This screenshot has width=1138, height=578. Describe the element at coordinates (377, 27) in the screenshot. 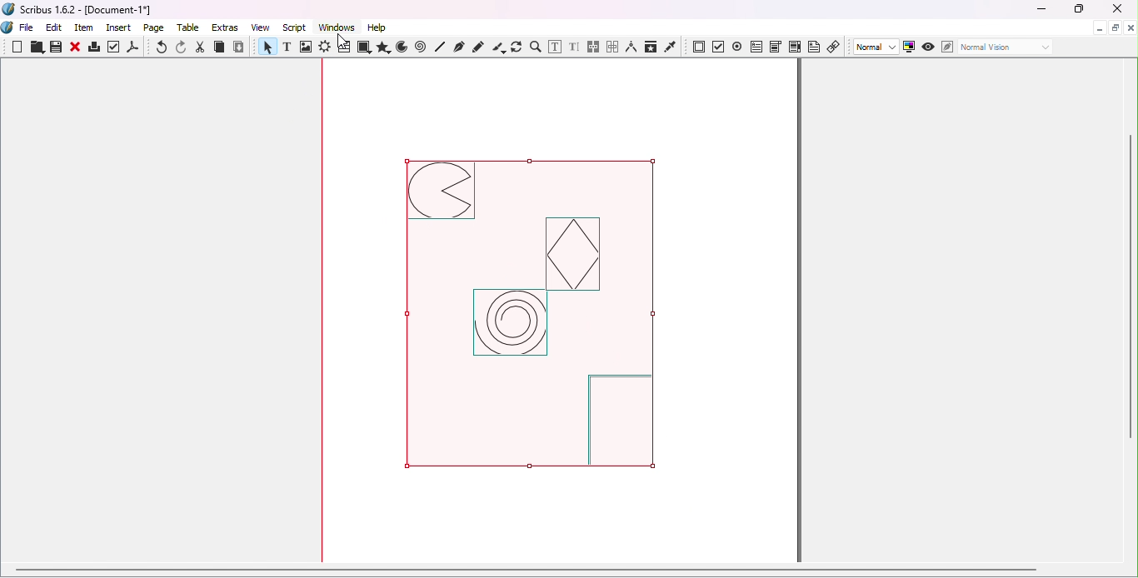

I see `Help` at that location.